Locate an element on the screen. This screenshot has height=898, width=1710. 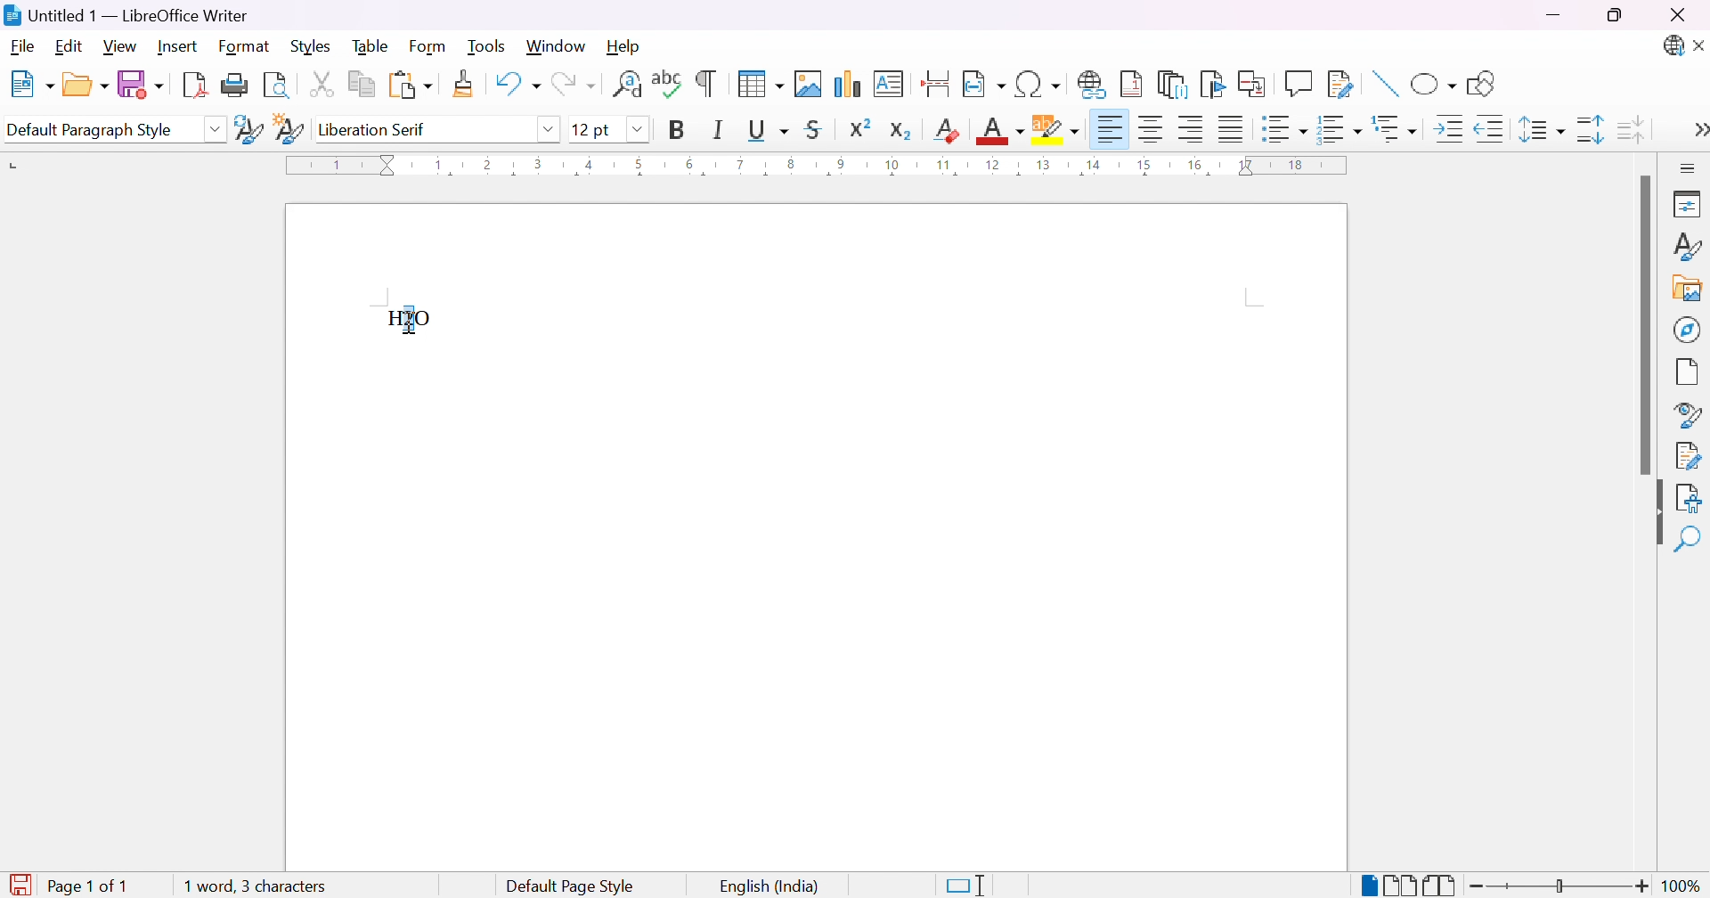
View is located at coordinates (122, 45).